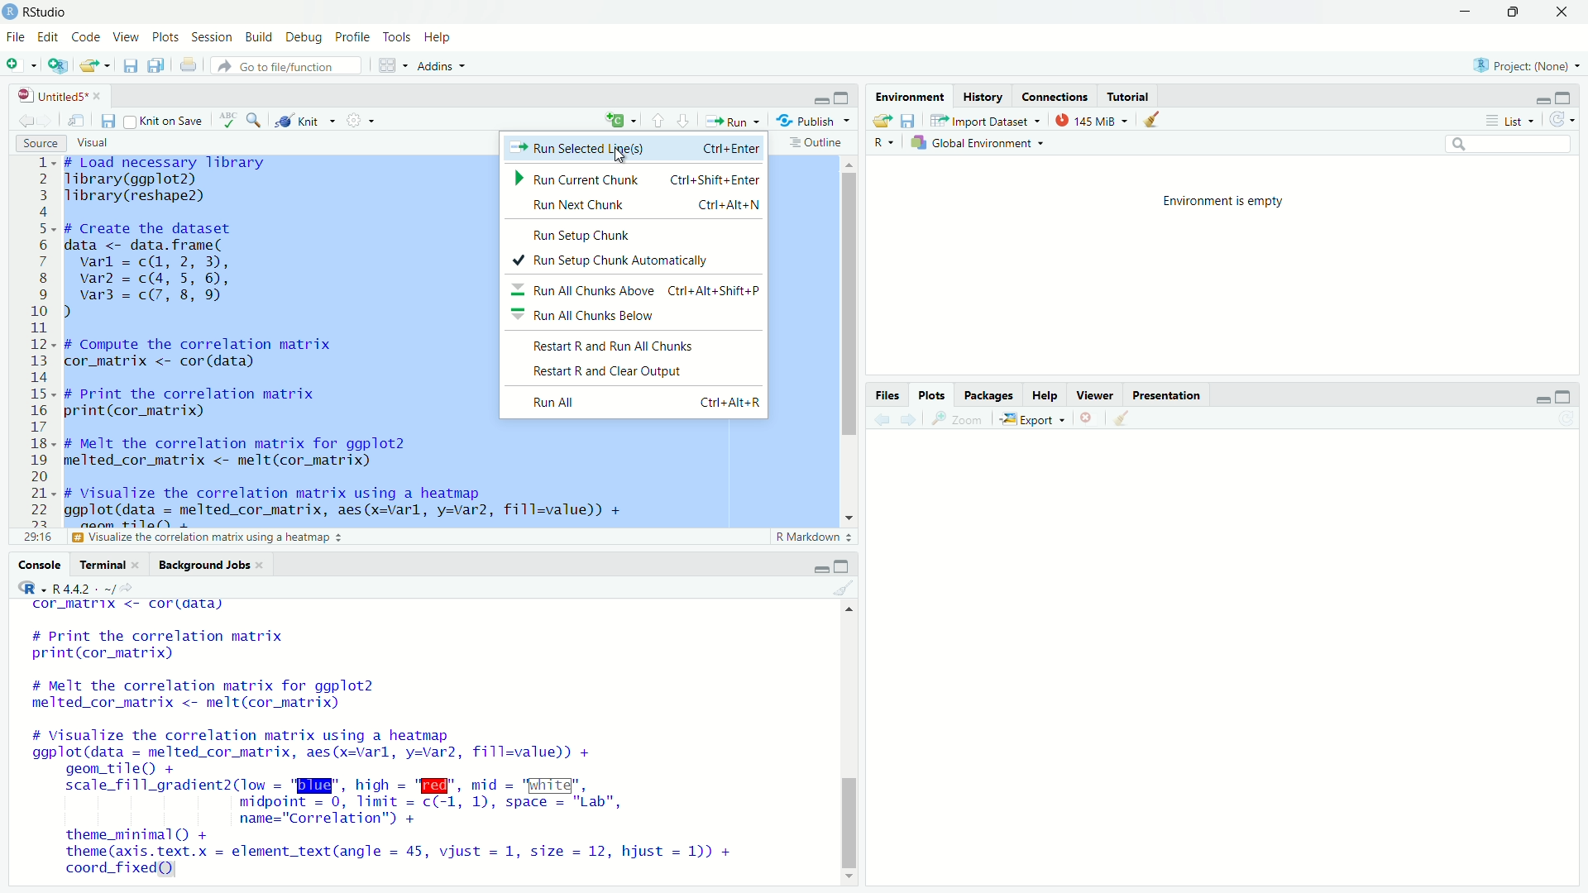 This screenshot has width=1588, height=893. Describe the element at coordinates (978, 144) in the screenshot. I see `global environment` at that location.